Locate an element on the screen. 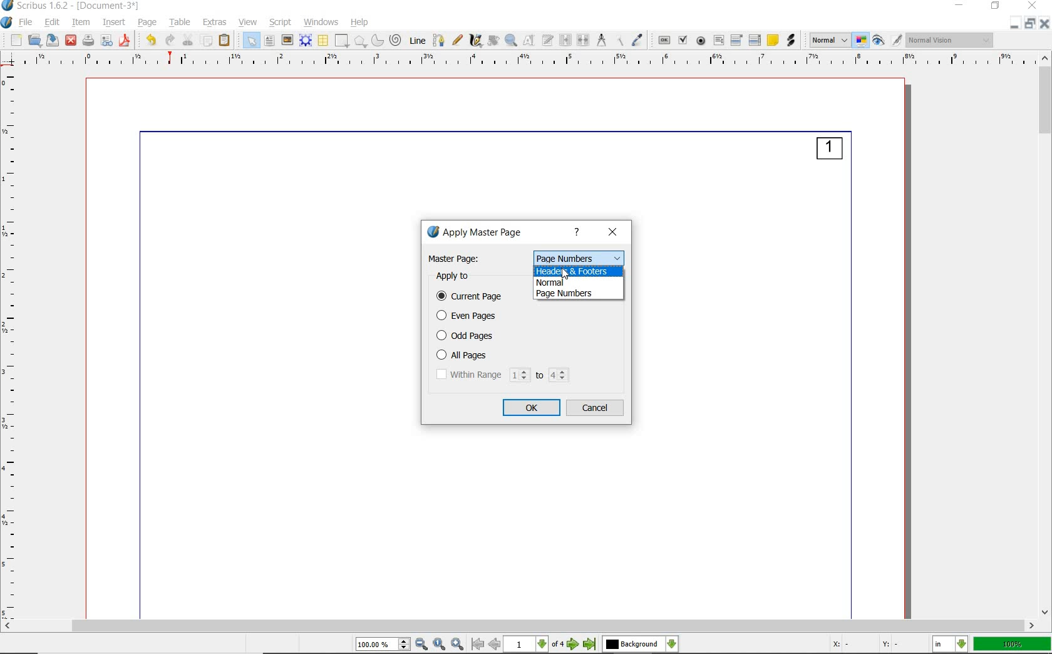 The width and height of the screenshot is (1052, 654). image frame is located at coordinates (287, 41).